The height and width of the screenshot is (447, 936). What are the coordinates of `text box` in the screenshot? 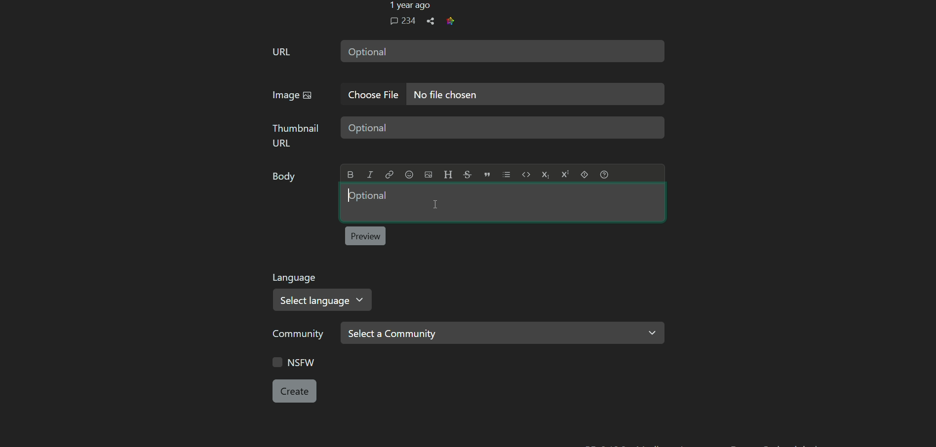 It's located at (502, 202).